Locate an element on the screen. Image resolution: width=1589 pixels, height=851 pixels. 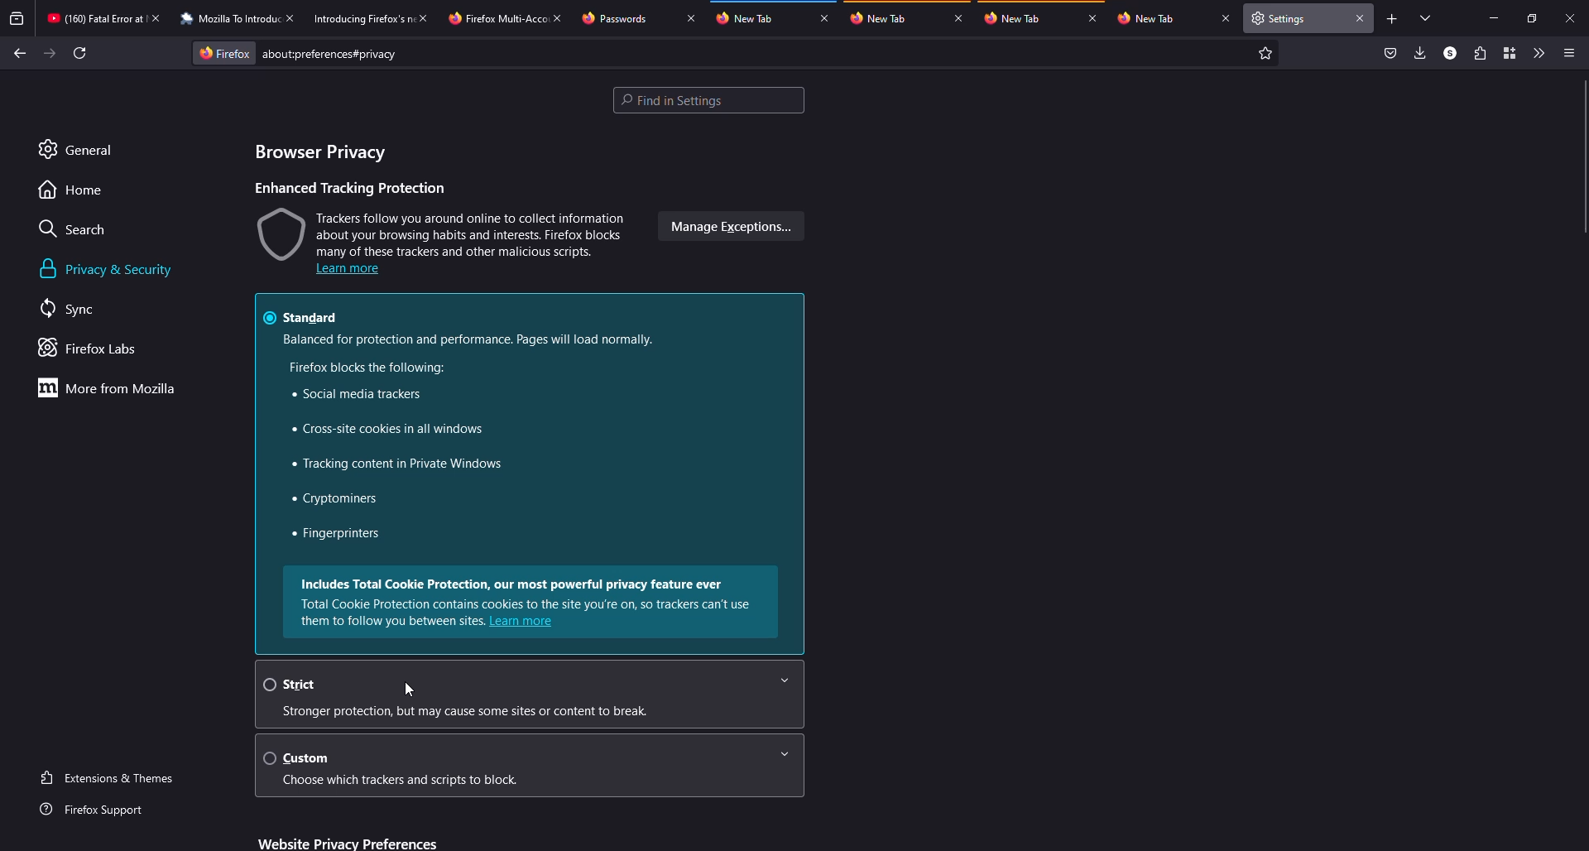
more tools is located at coordinates (1539, 53).